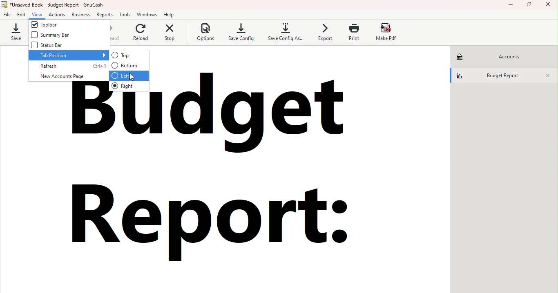 The width and height of the screenshot is (558, 293). I want to click on Business, so click(80, 15).